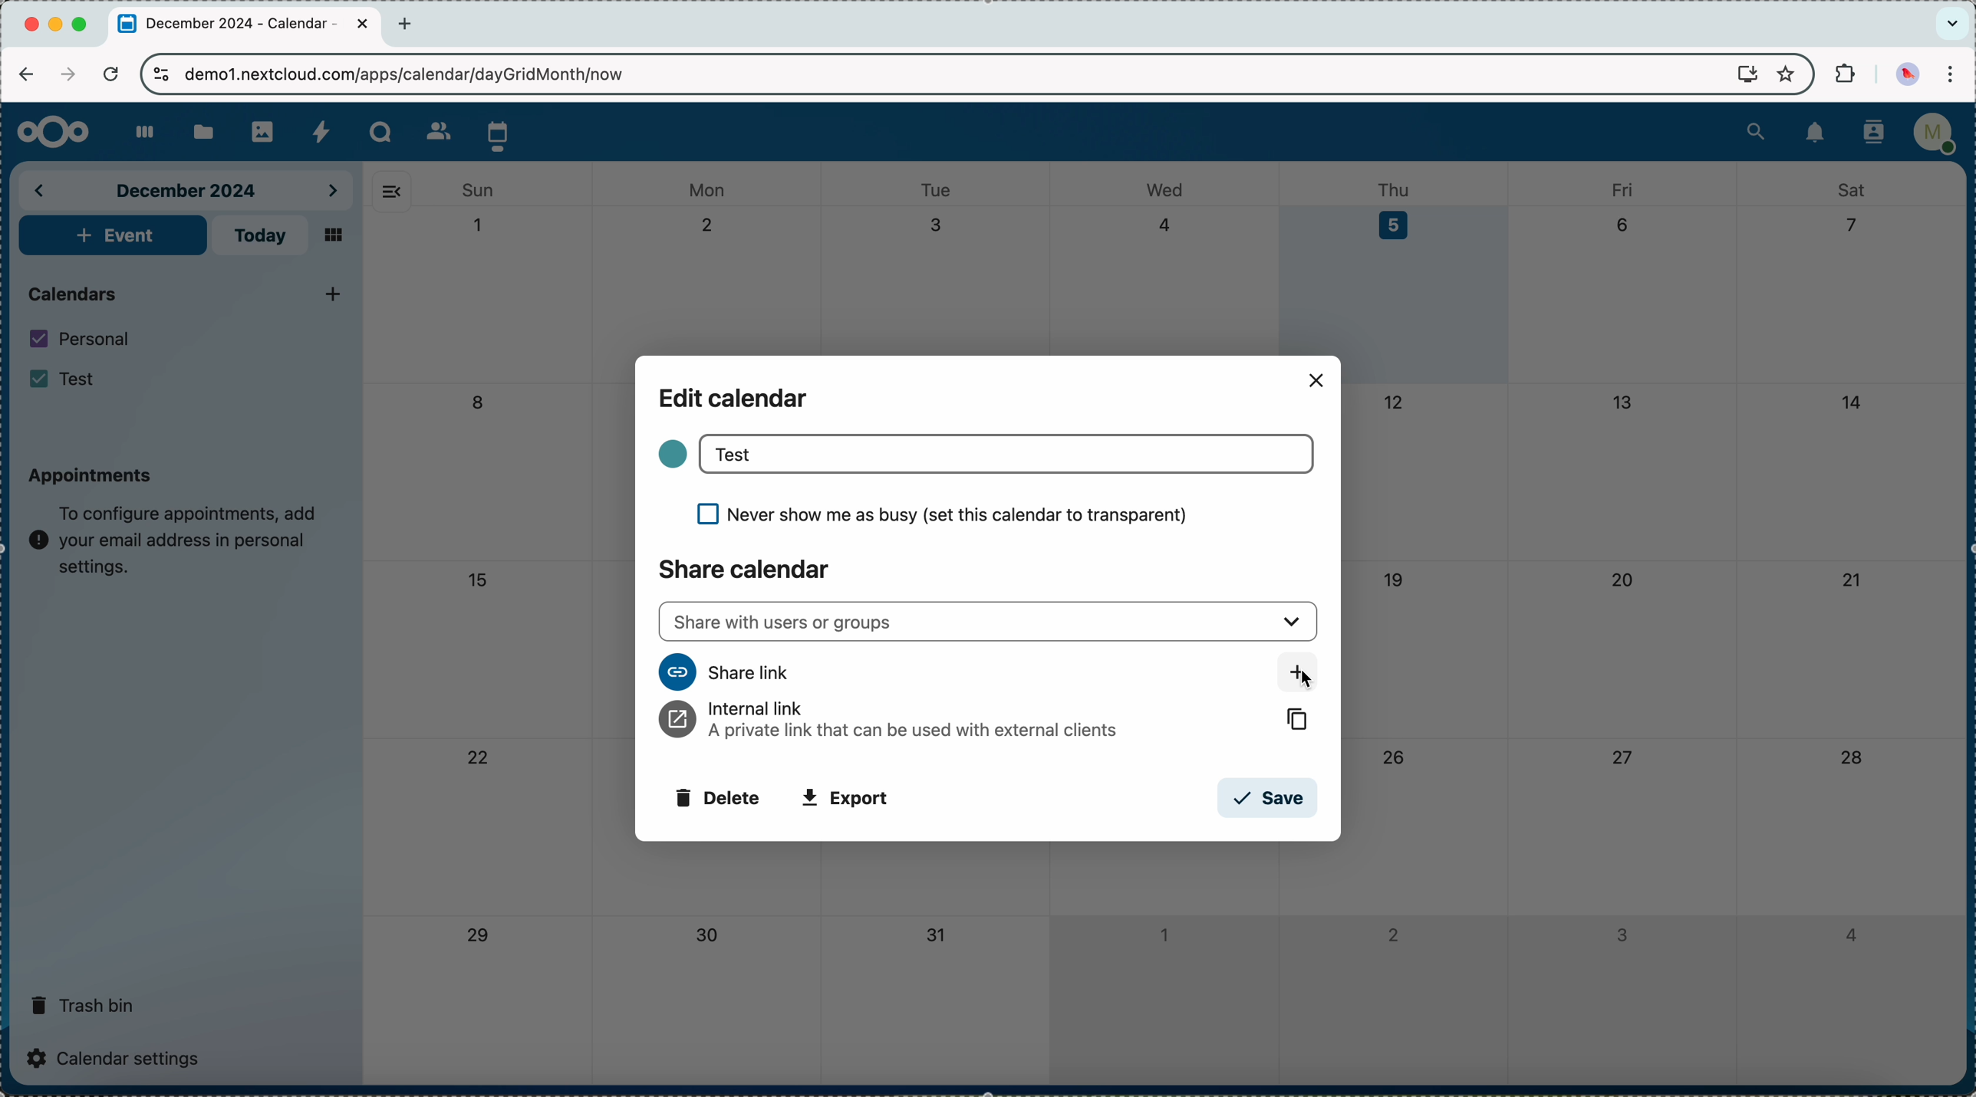 The width and height of the screenshot is (1976, 1097). I want to click on new tab, so click(410, 24).